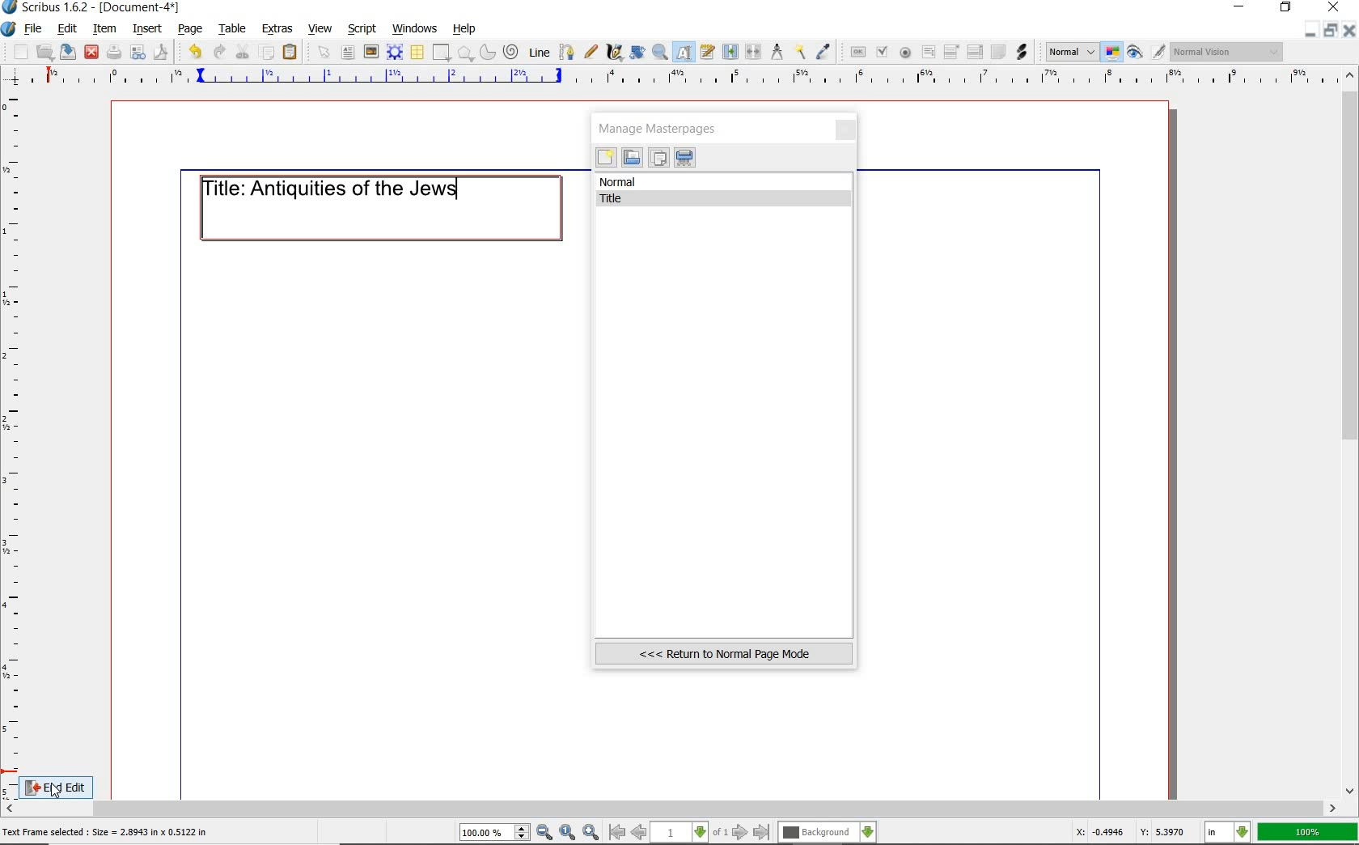 Image resolution: width=1359 pixels, height=845 pixels. I want to click on pdf text field, so click(928, 53).